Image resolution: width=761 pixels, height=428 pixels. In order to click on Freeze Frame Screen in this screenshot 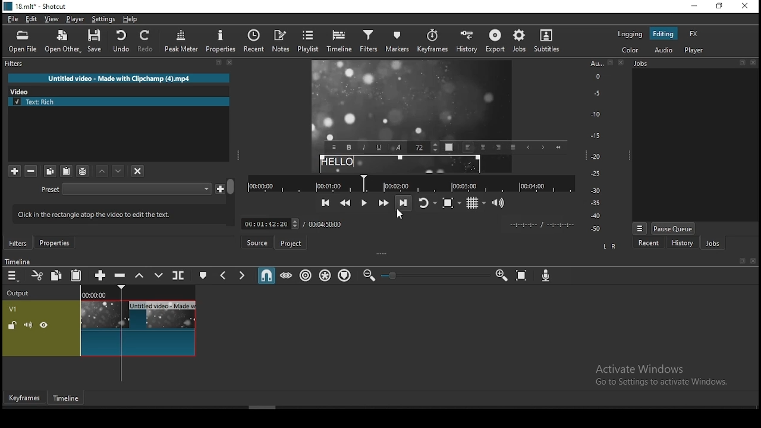, I will do `click(413, 100)`.